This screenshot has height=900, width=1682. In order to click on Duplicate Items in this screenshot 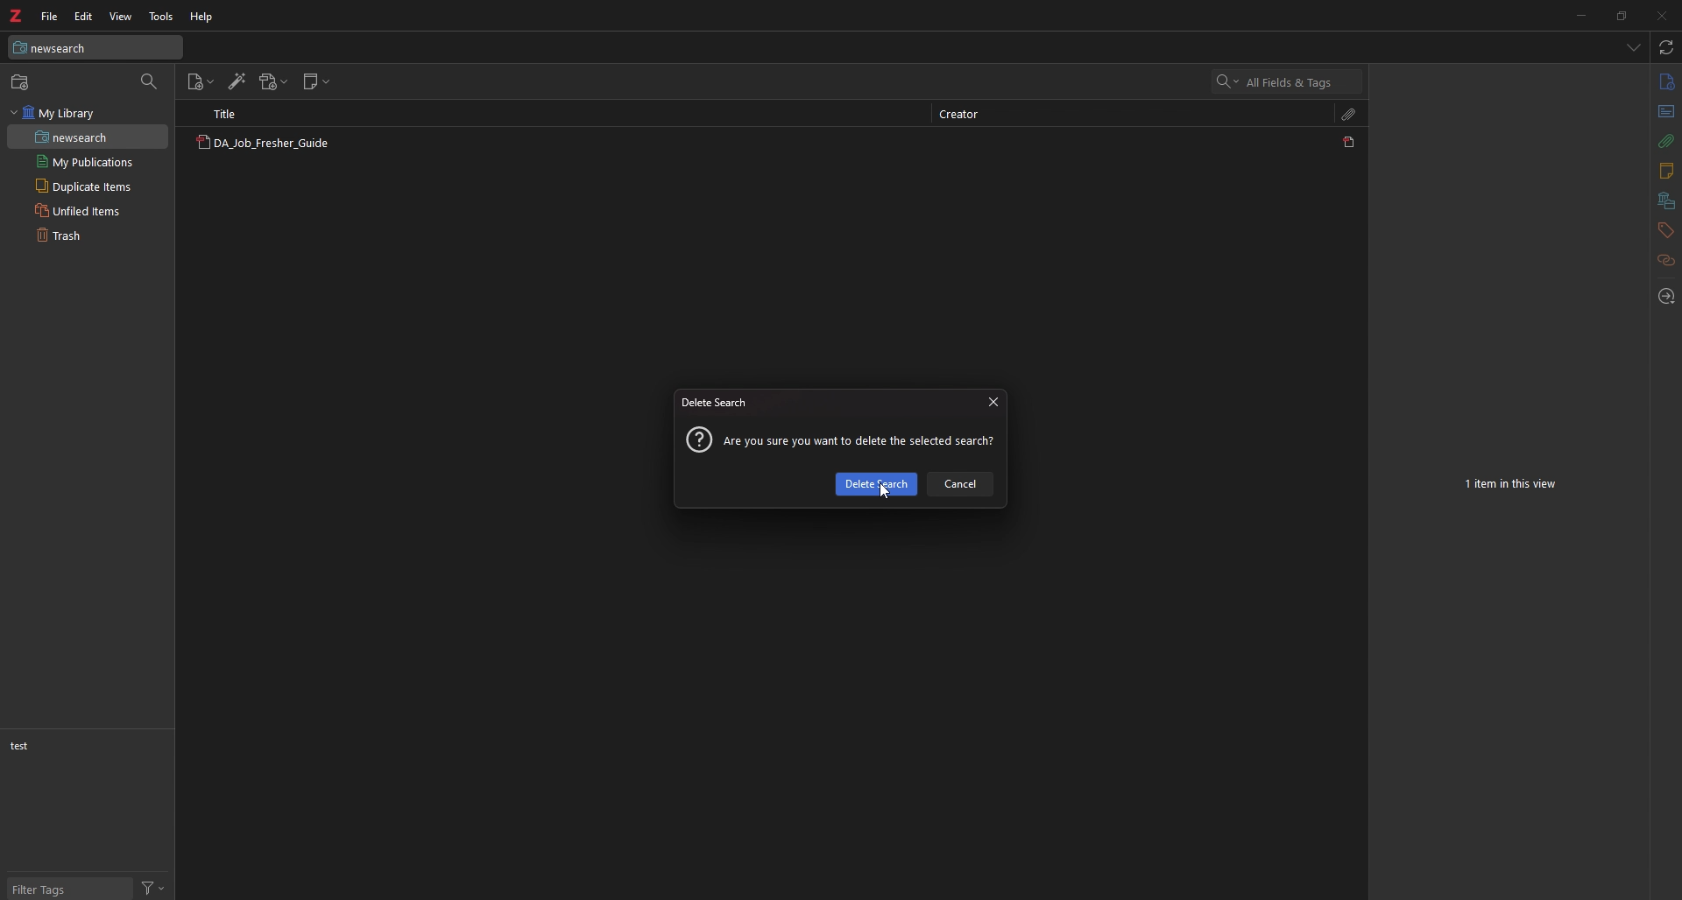, I will do `click(84, 185)`.